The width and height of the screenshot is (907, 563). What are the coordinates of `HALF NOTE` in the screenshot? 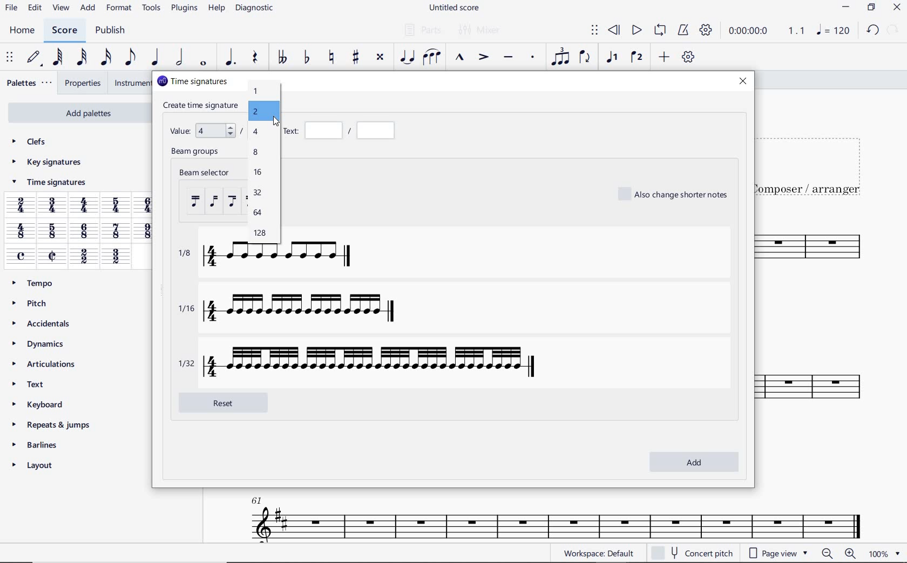 It's located at (179, 58).